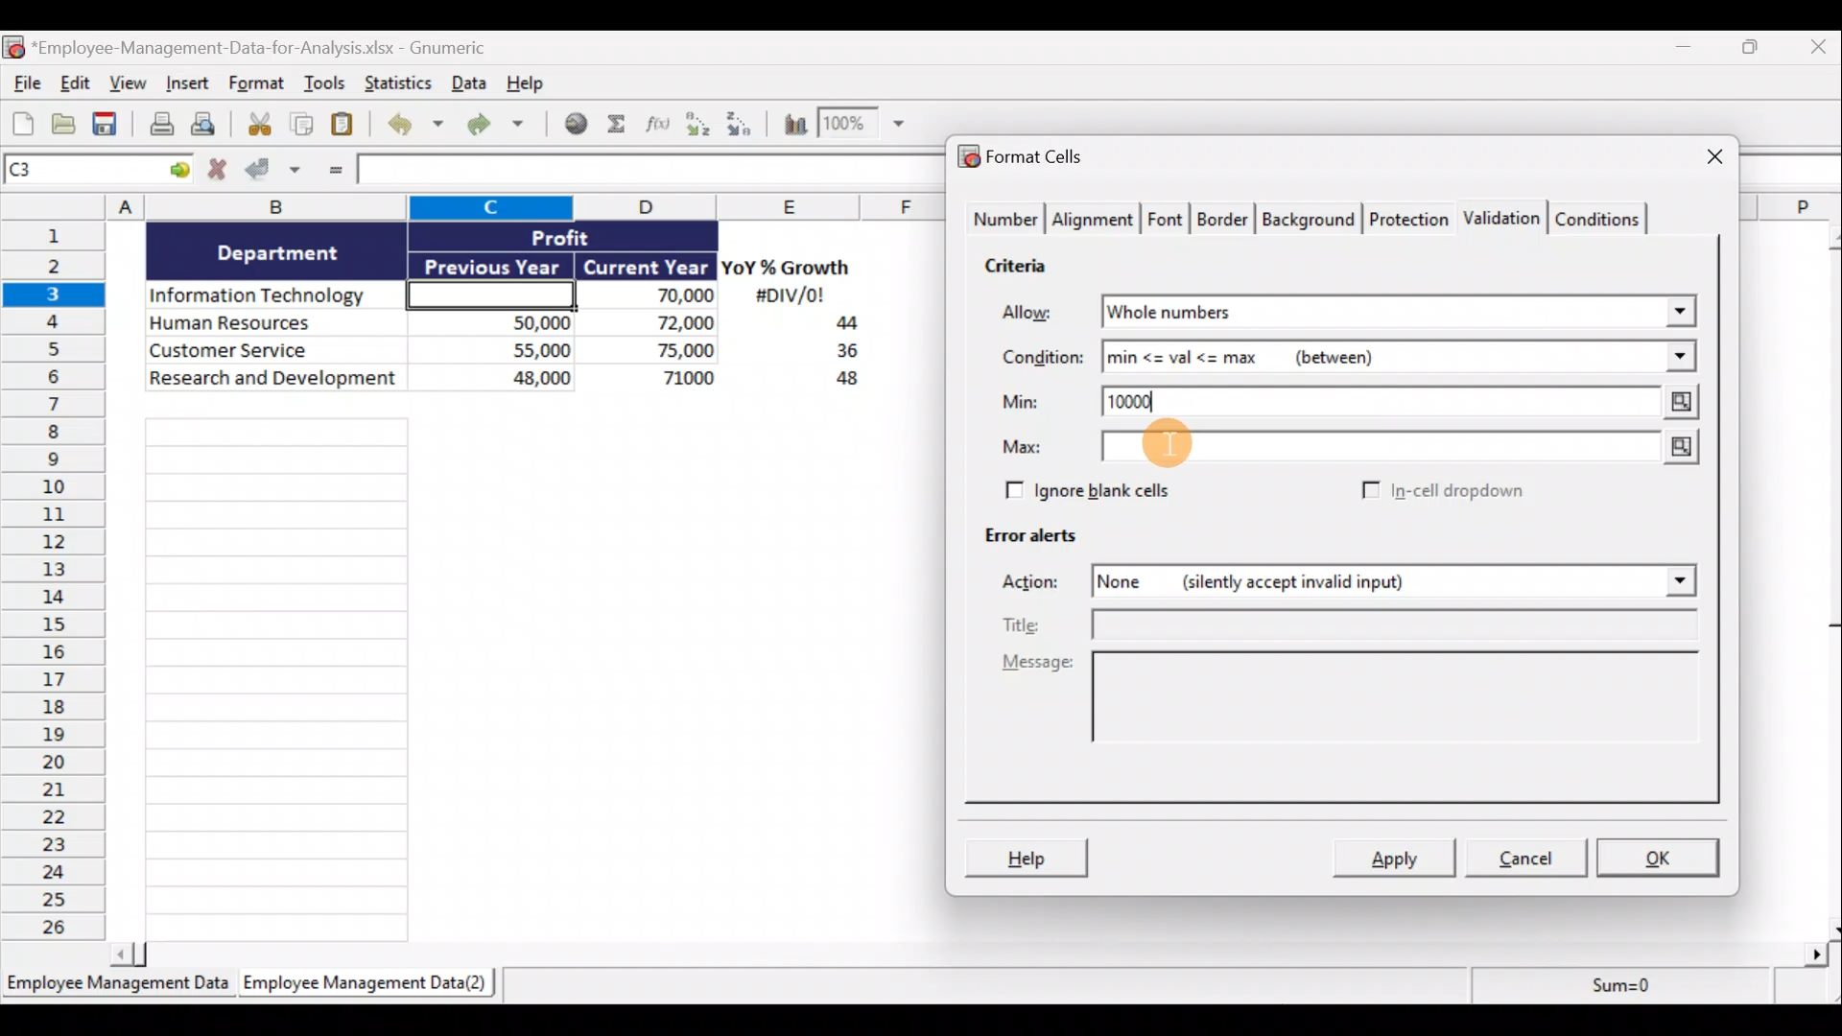  Describe the element at coordinates (1095, 220) in the screenshot. I see `Alignment` at that location.